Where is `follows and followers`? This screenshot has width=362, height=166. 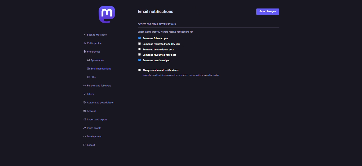
follows and followers is located at coordinates (96, 86).